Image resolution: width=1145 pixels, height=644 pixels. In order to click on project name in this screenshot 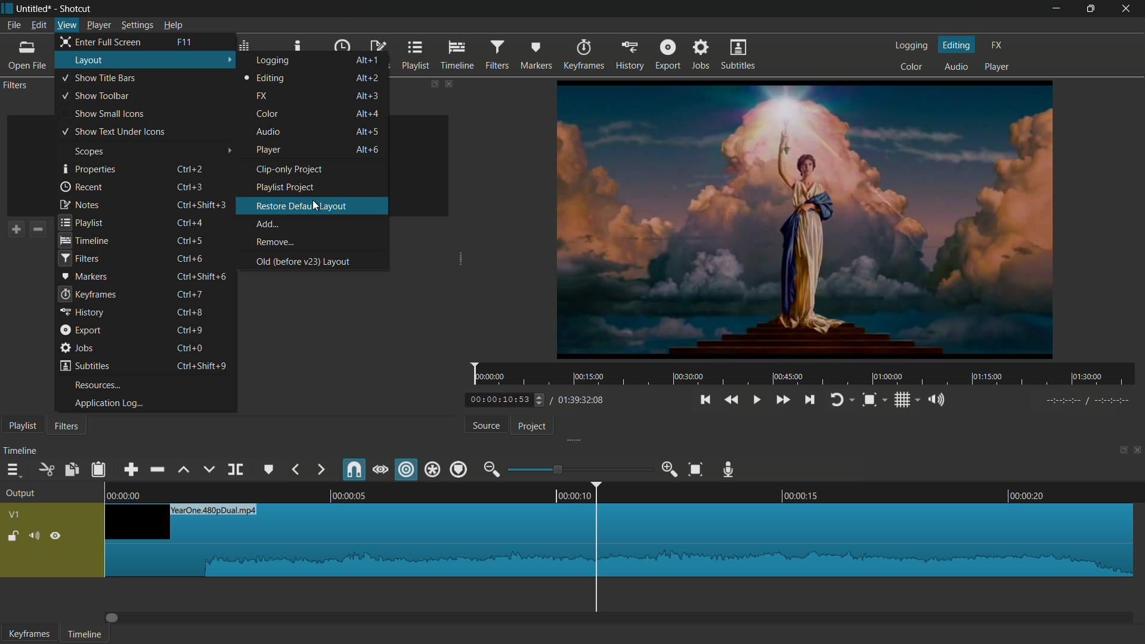, I will do `click(35, 8)`.